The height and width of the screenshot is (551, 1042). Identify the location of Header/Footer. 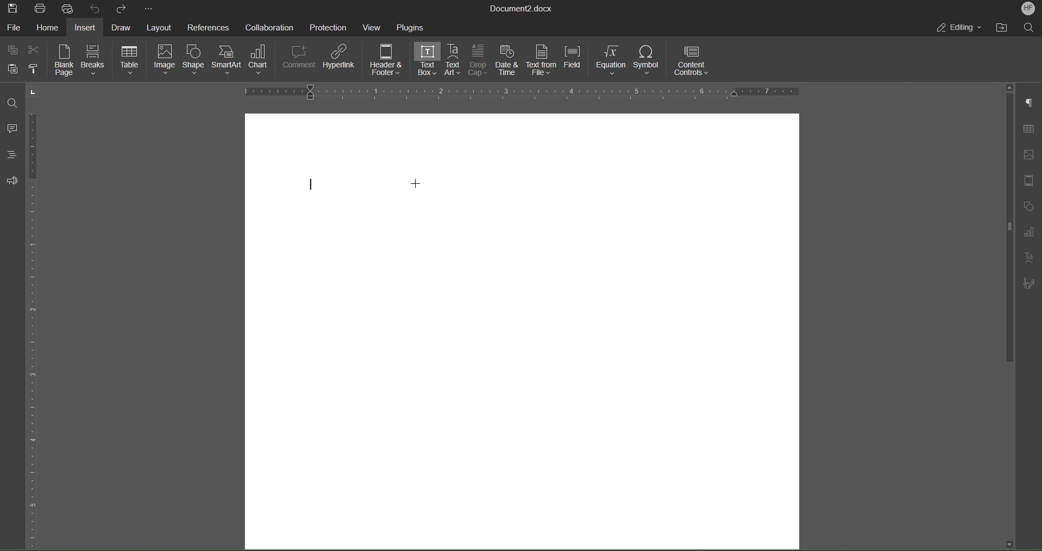
(1027, 181).